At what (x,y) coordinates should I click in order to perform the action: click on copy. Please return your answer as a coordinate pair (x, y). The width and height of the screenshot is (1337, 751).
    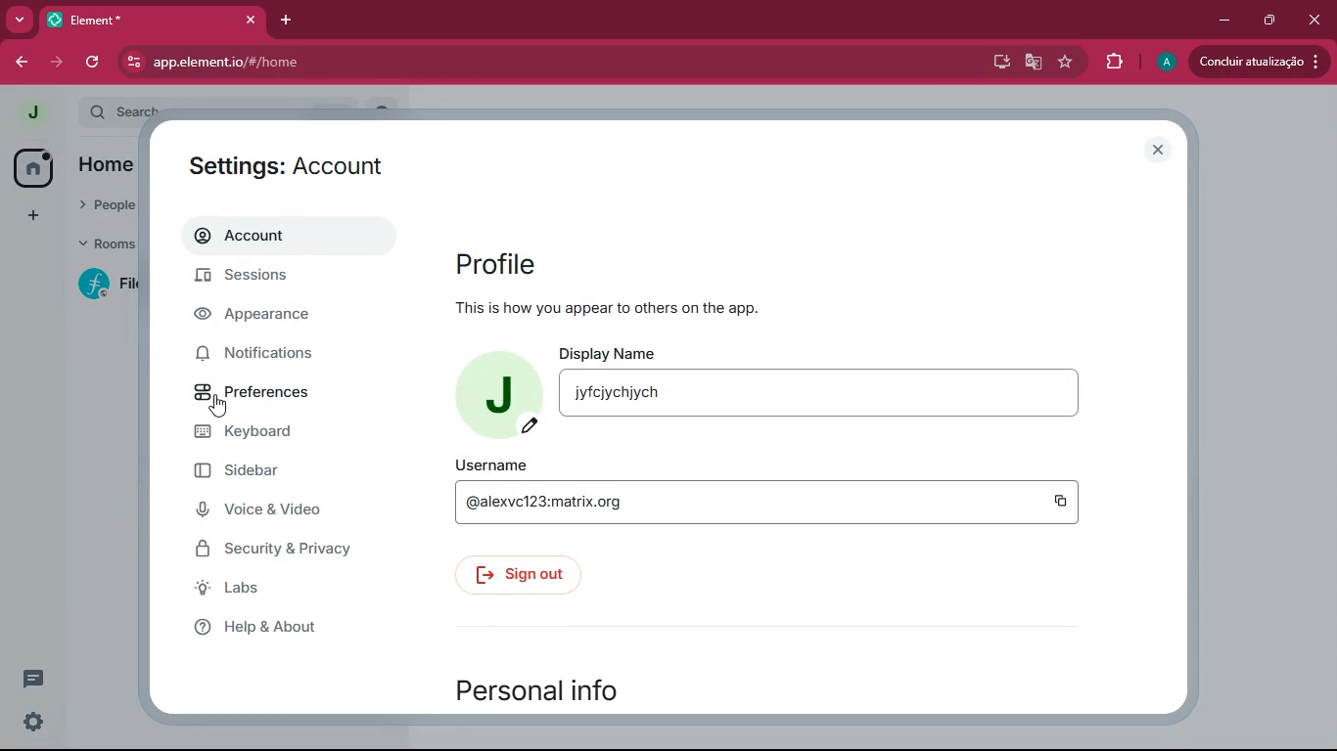
    Looking at the image, I should click on (1061, 502).